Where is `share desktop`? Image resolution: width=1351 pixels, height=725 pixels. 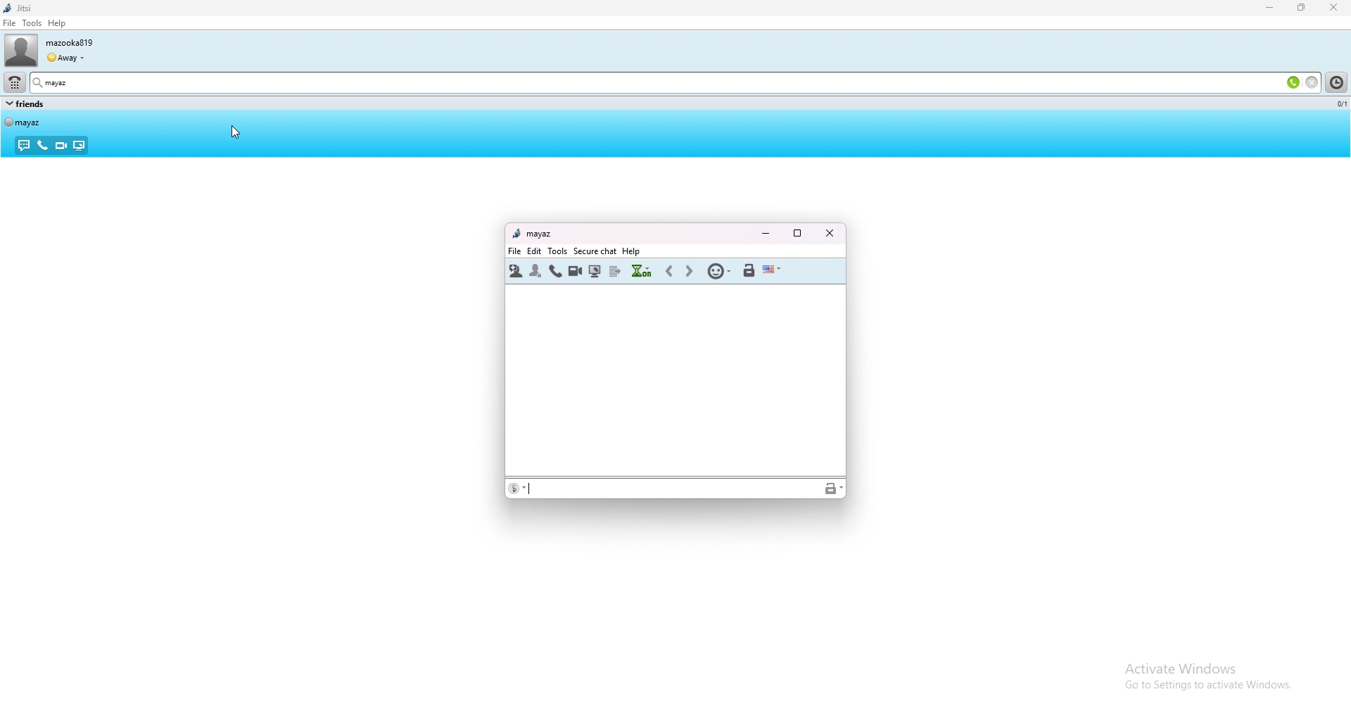
share desktop is located at coordinates (79, 146).